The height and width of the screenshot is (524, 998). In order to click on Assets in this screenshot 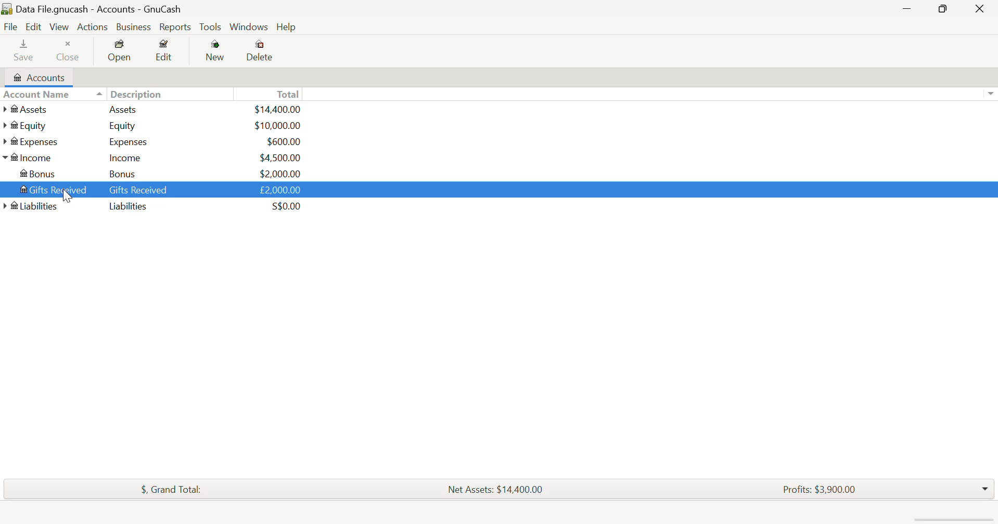, I will do `click(122, 109)`.